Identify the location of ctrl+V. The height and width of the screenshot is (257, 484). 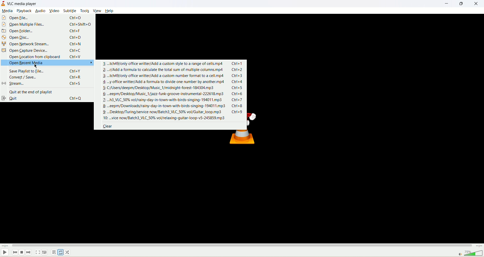
(76, 57).